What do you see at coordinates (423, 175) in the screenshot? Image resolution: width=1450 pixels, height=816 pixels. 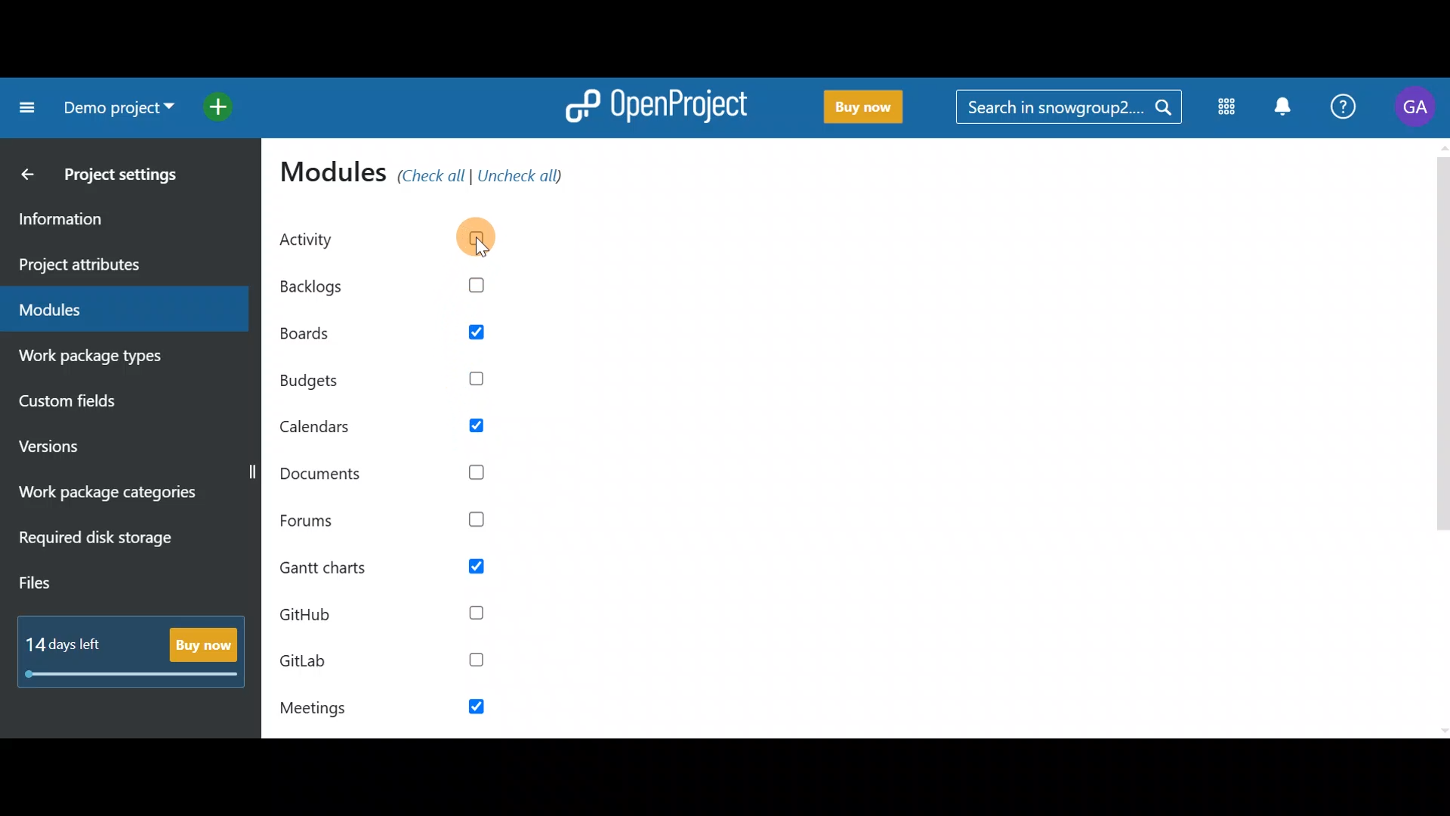 I see `Modules (check all/uncheck all)` at bounding box center [423, 175].